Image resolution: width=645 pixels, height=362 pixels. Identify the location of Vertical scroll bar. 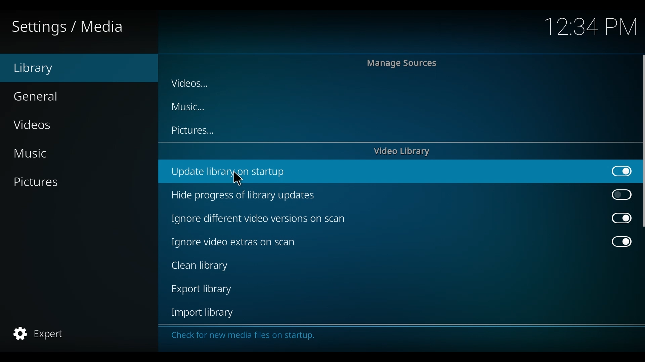
(641, 140).